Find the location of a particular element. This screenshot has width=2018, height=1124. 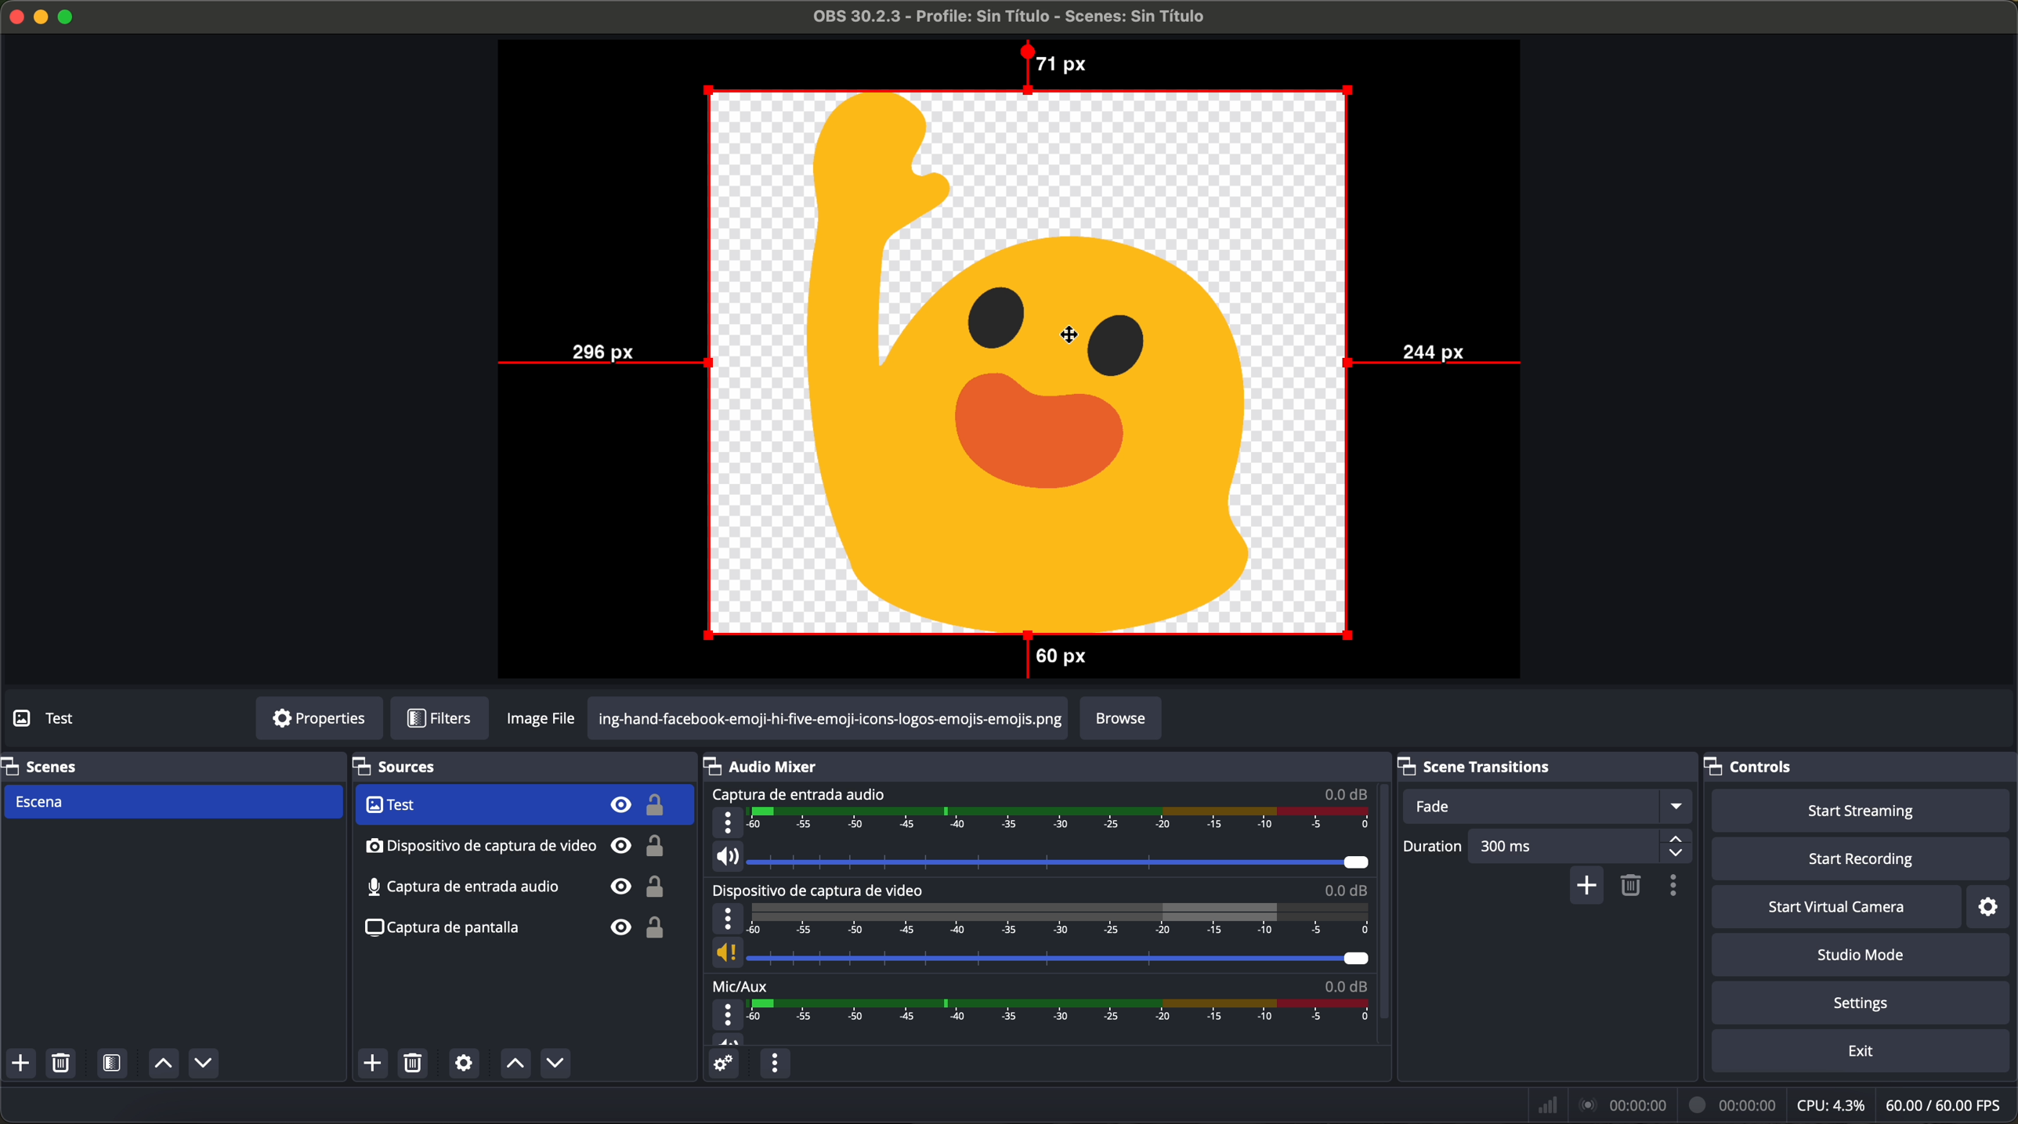

cursor is located at coordinates (1064, 335).